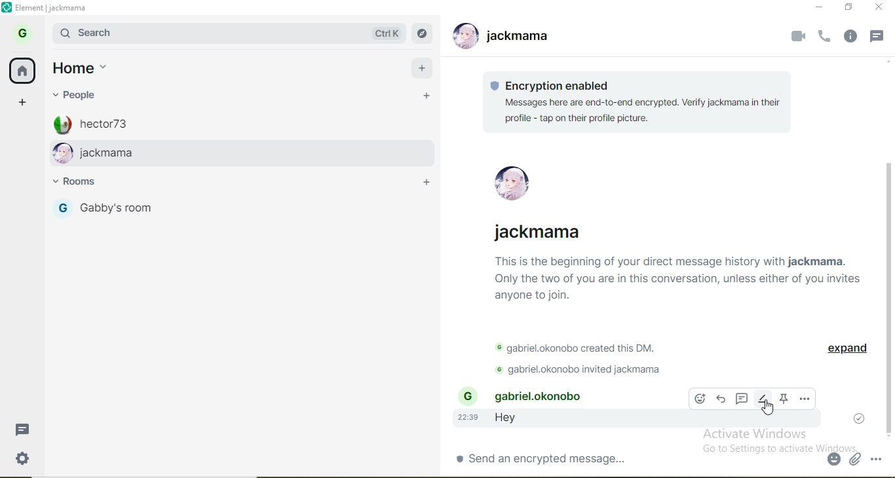  What do you see at coordinates (18, 104) in the screenshot?
I see `add space` at bounding box center [18, 104].